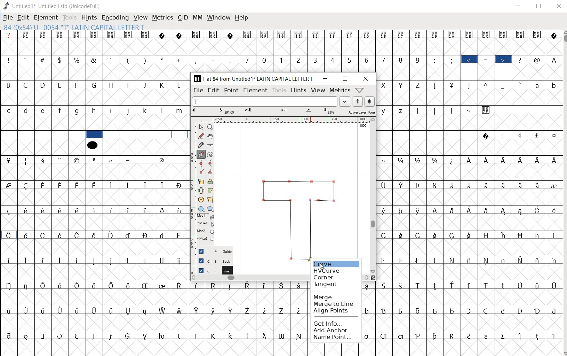 The image size is (567, 356). What do you see at coordinates (77, 335) in the screenshot?
I see `Symbol` at bounding box center [77, 335].